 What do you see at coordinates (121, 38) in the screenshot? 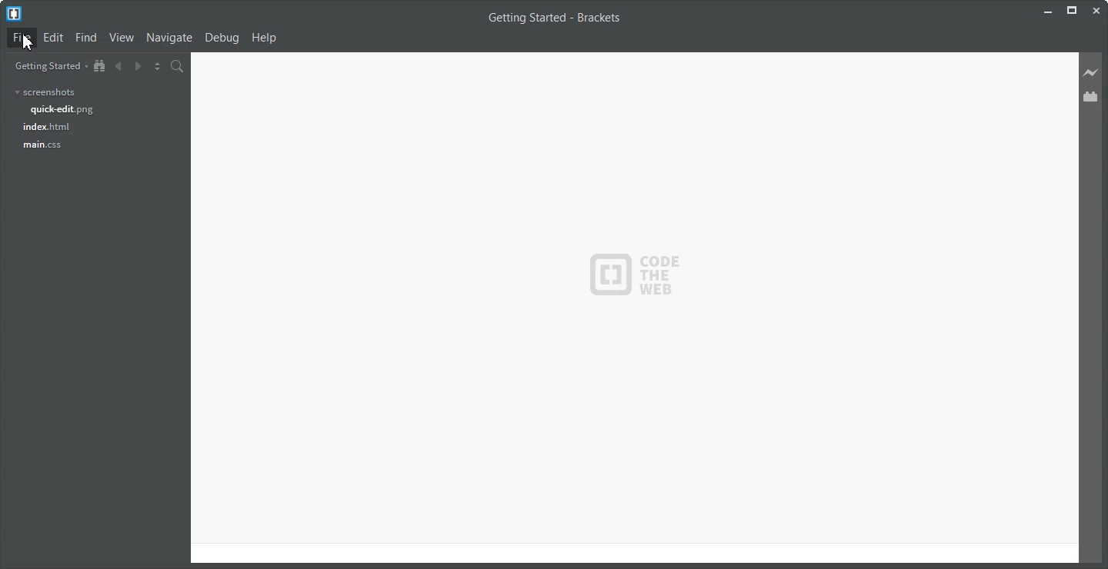
I see `View` at bounding box center [121, 38].